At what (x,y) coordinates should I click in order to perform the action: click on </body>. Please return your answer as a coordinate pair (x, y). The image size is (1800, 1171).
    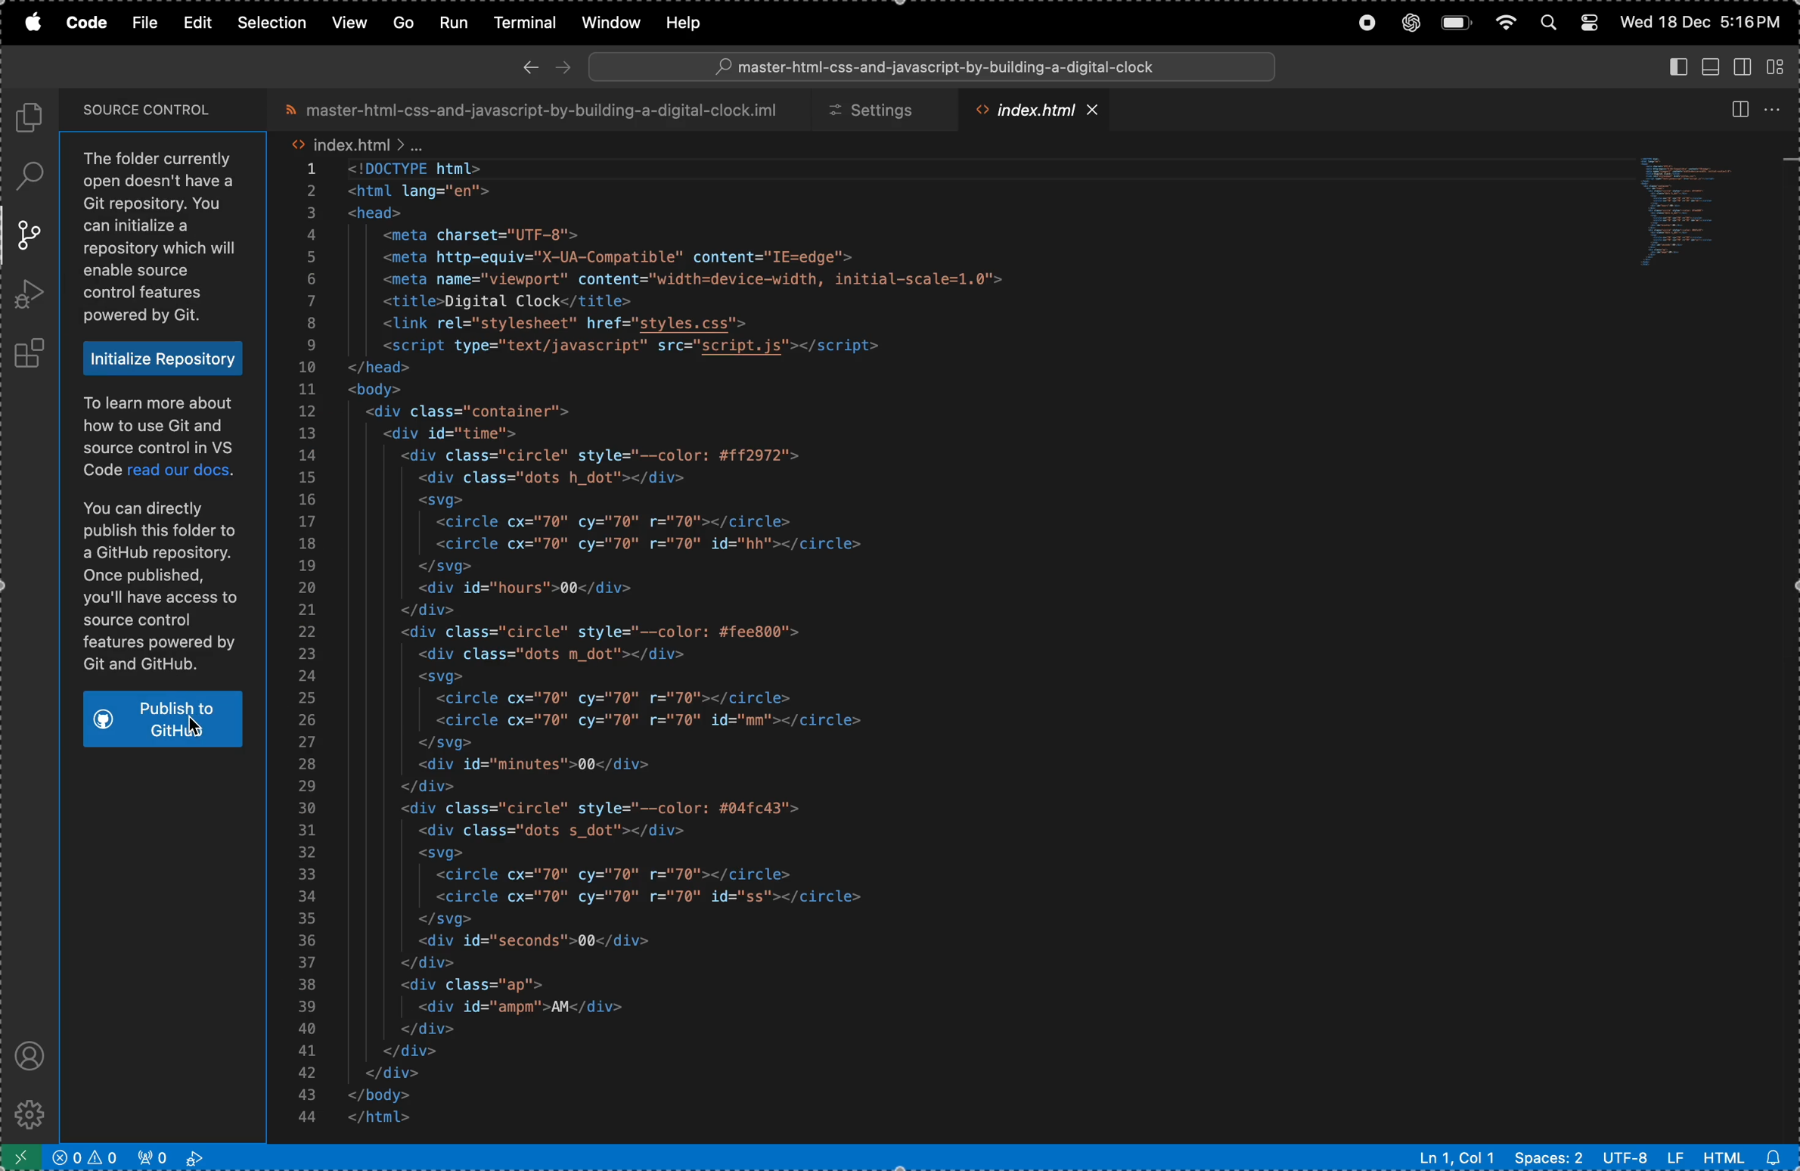
    Looking at the image, I should click on (405, 1094).